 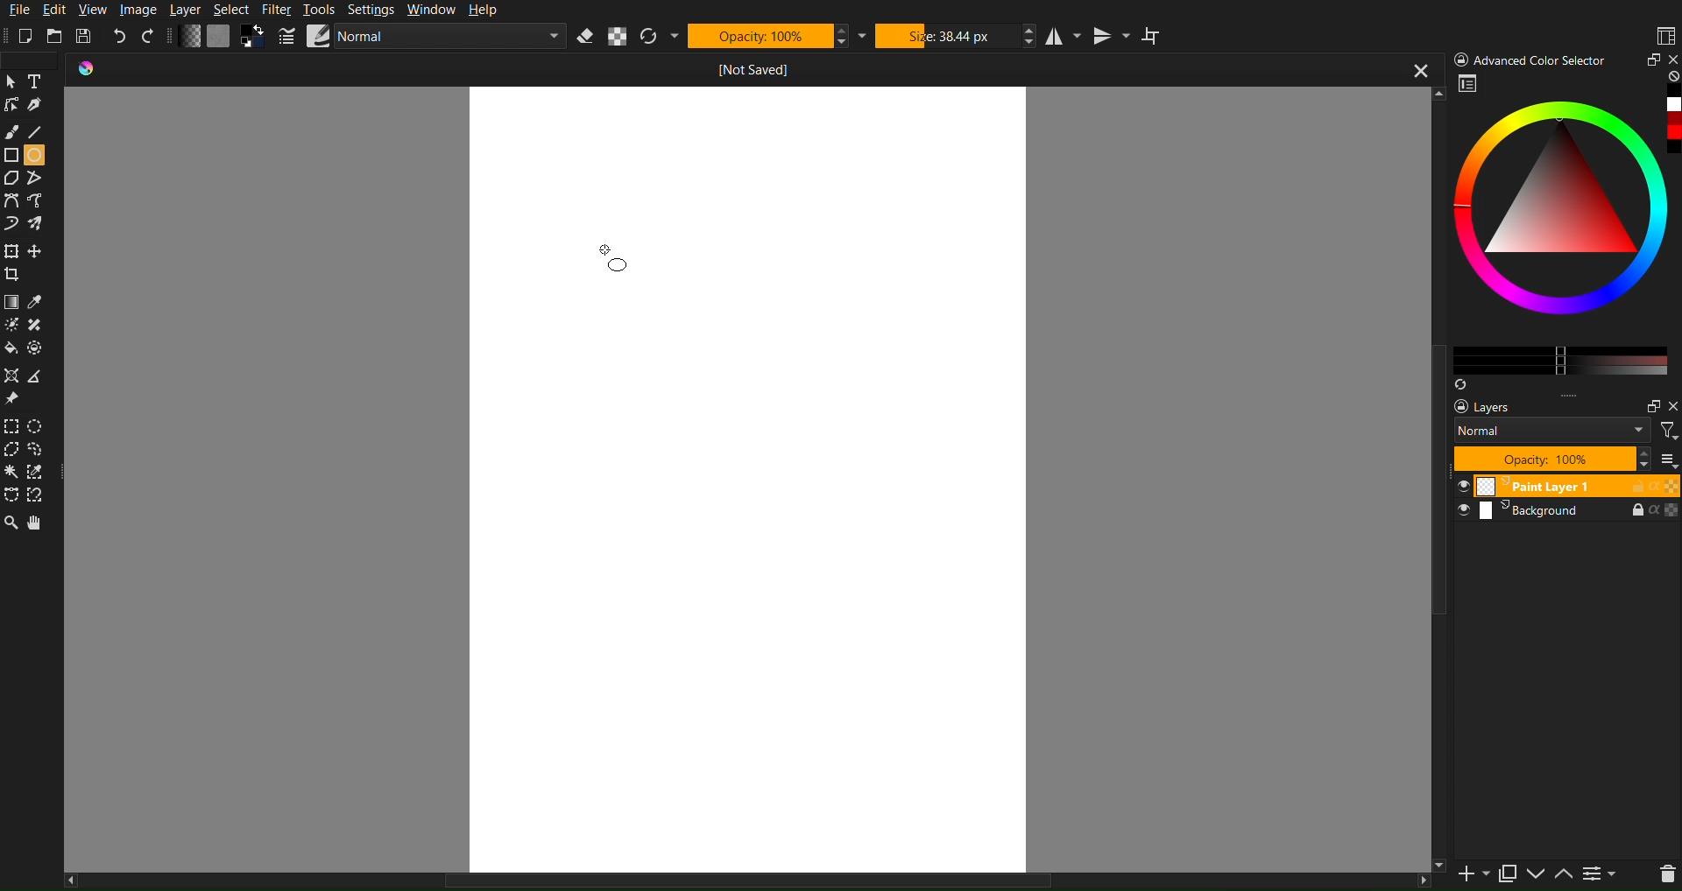 I want to click on Curve Tools, so click(x=11, y=201).